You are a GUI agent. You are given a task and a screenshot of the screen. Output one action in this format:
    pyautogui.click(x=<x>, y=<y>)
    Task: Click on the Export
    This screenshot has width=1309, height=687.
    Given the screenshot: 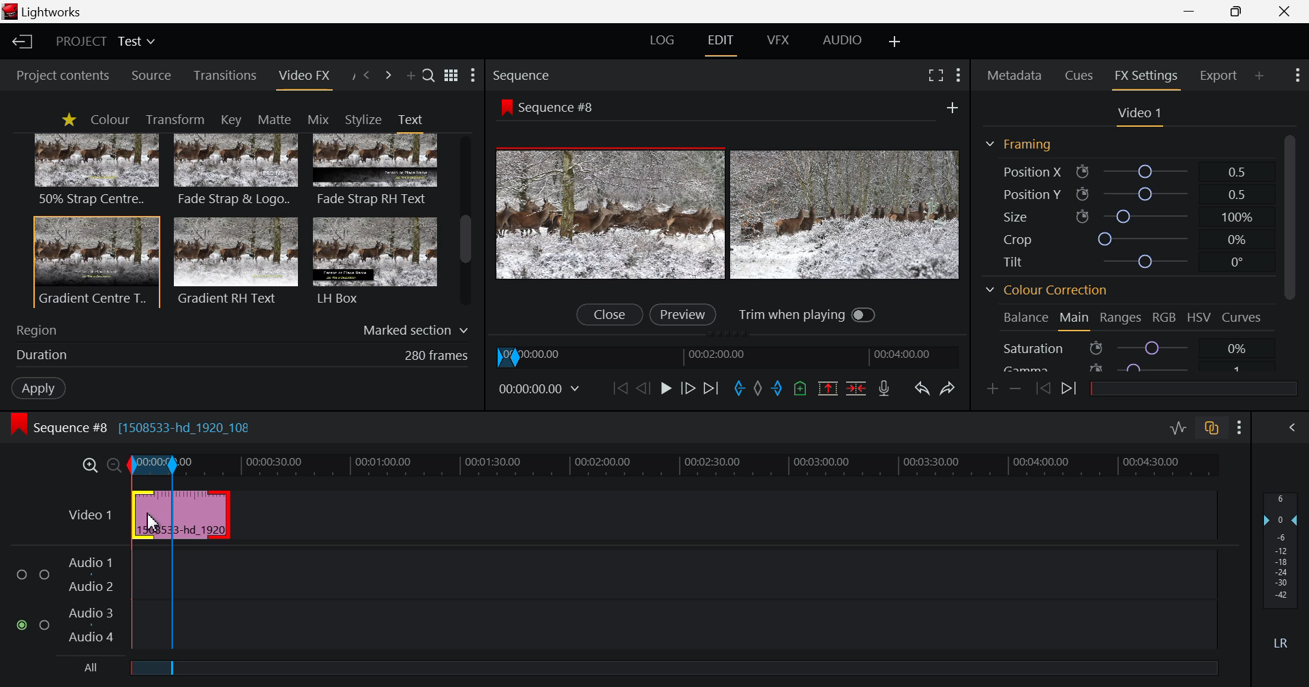 What is the action you would take?
    pyautogui.click(x=1219, y=74)
    